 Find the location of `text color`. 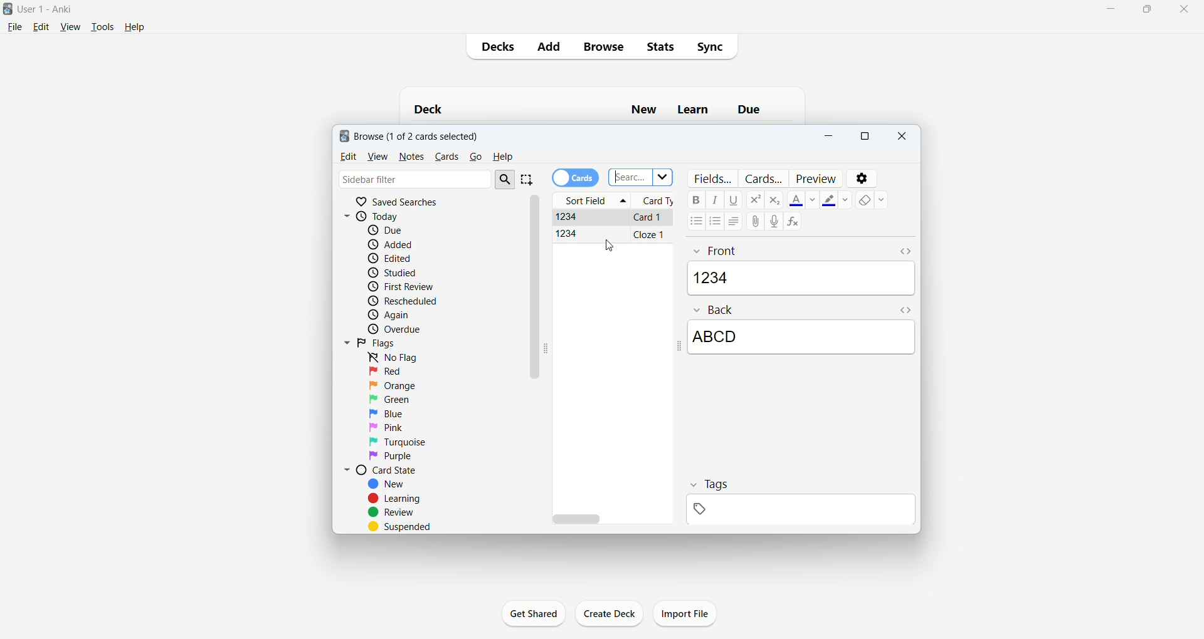

text color is located at coordinates (801, 200).